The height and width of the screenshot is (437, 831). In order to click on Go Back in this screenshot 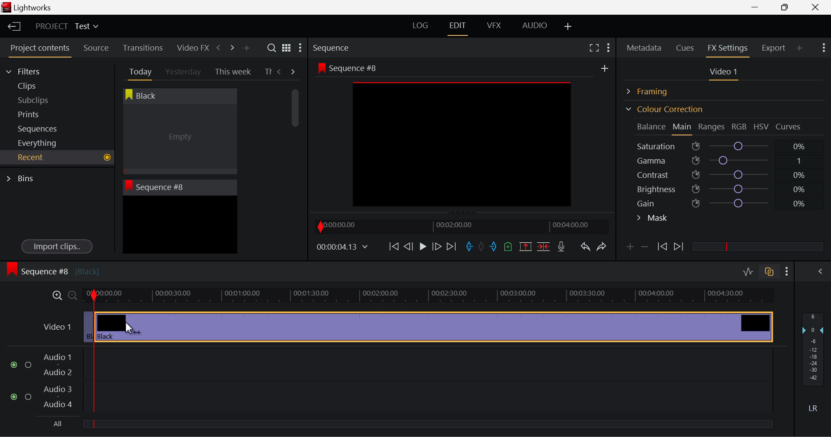, I will do `click(409, 246)`.